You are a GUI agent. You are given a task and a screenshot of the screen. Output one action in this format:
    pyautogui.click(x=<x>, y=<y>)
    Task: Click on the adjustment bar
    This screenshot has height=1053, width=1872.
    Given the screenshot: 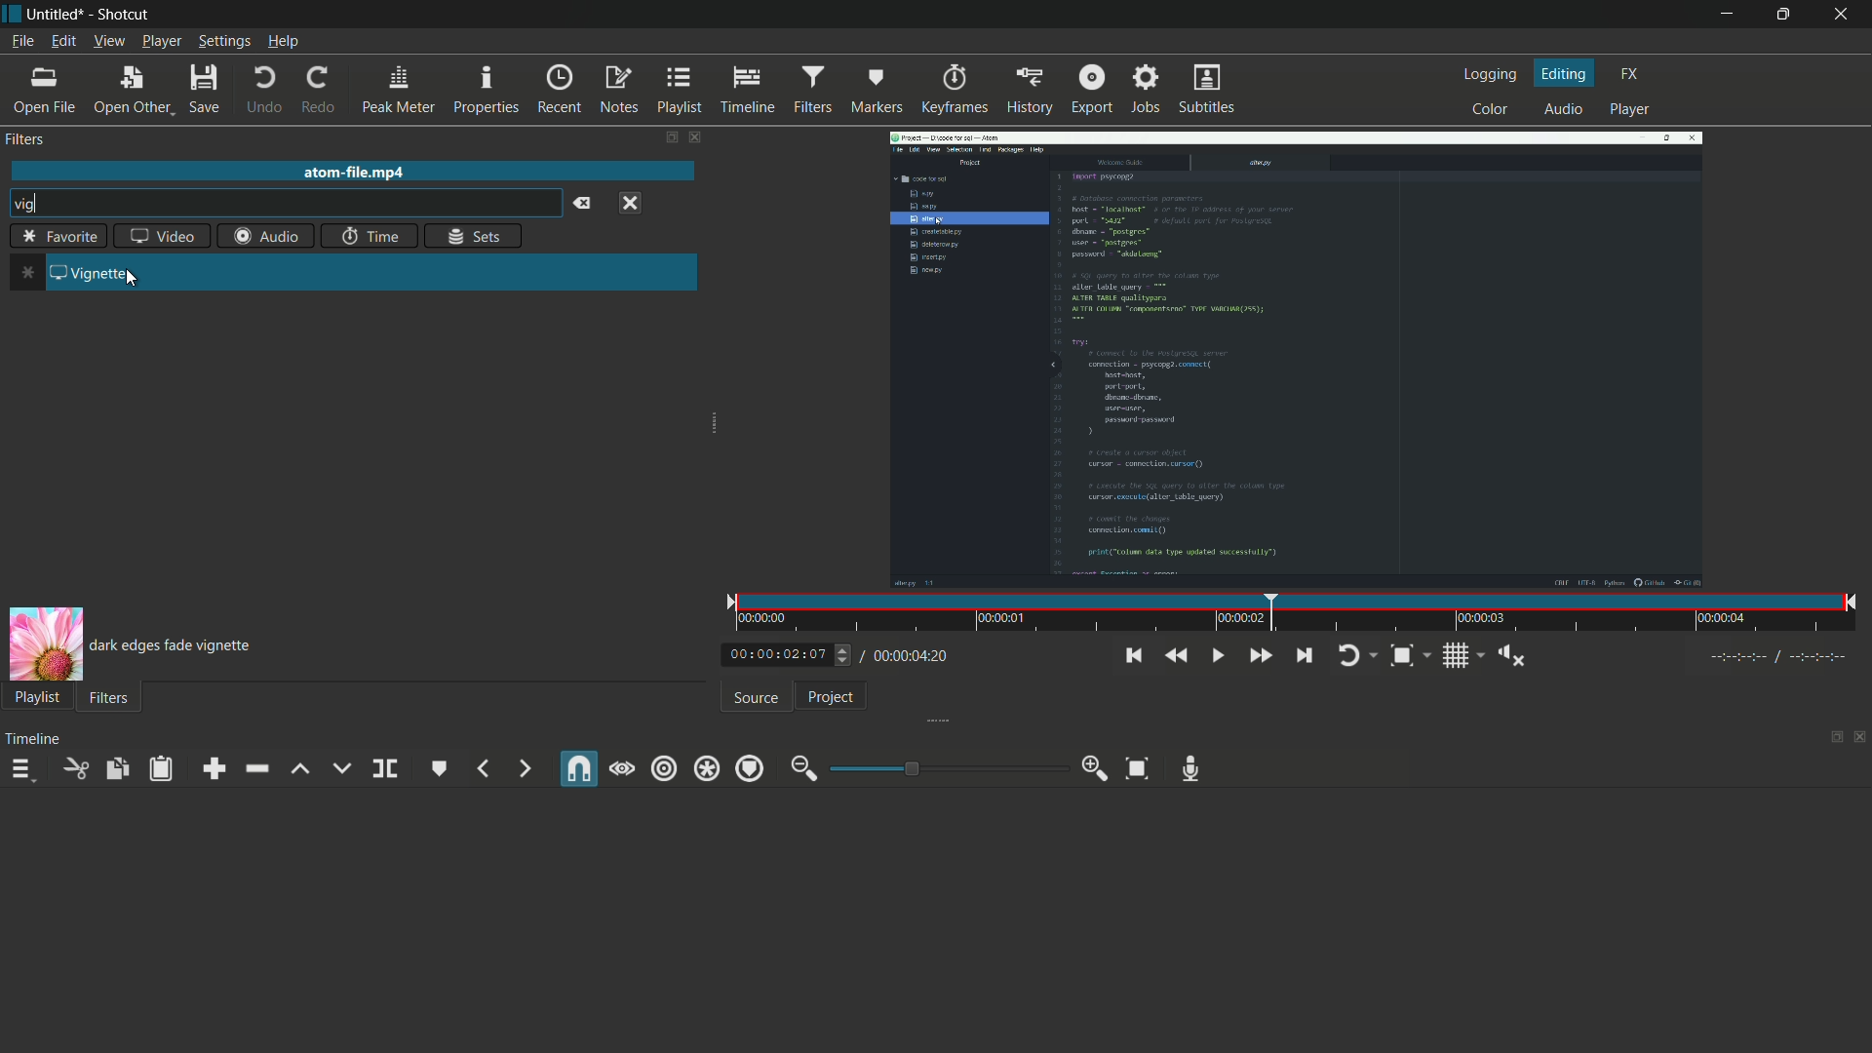 What is the action you would take?
    pyautogui.click(x=945, y=767)
    